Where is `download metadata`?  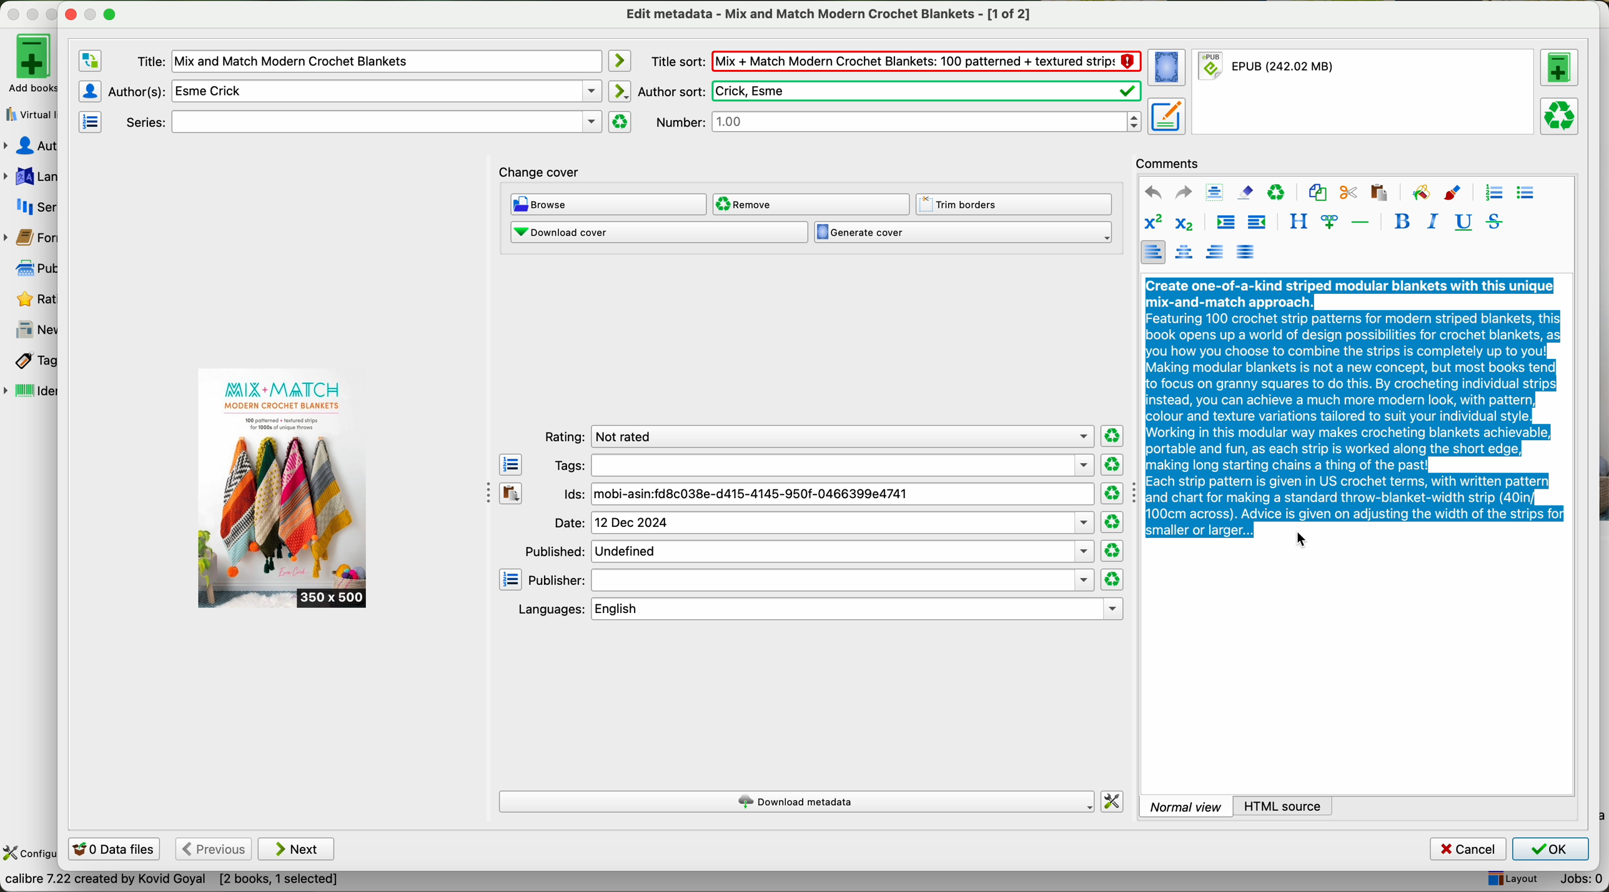 download metadata is located at coordinates (798, 803).